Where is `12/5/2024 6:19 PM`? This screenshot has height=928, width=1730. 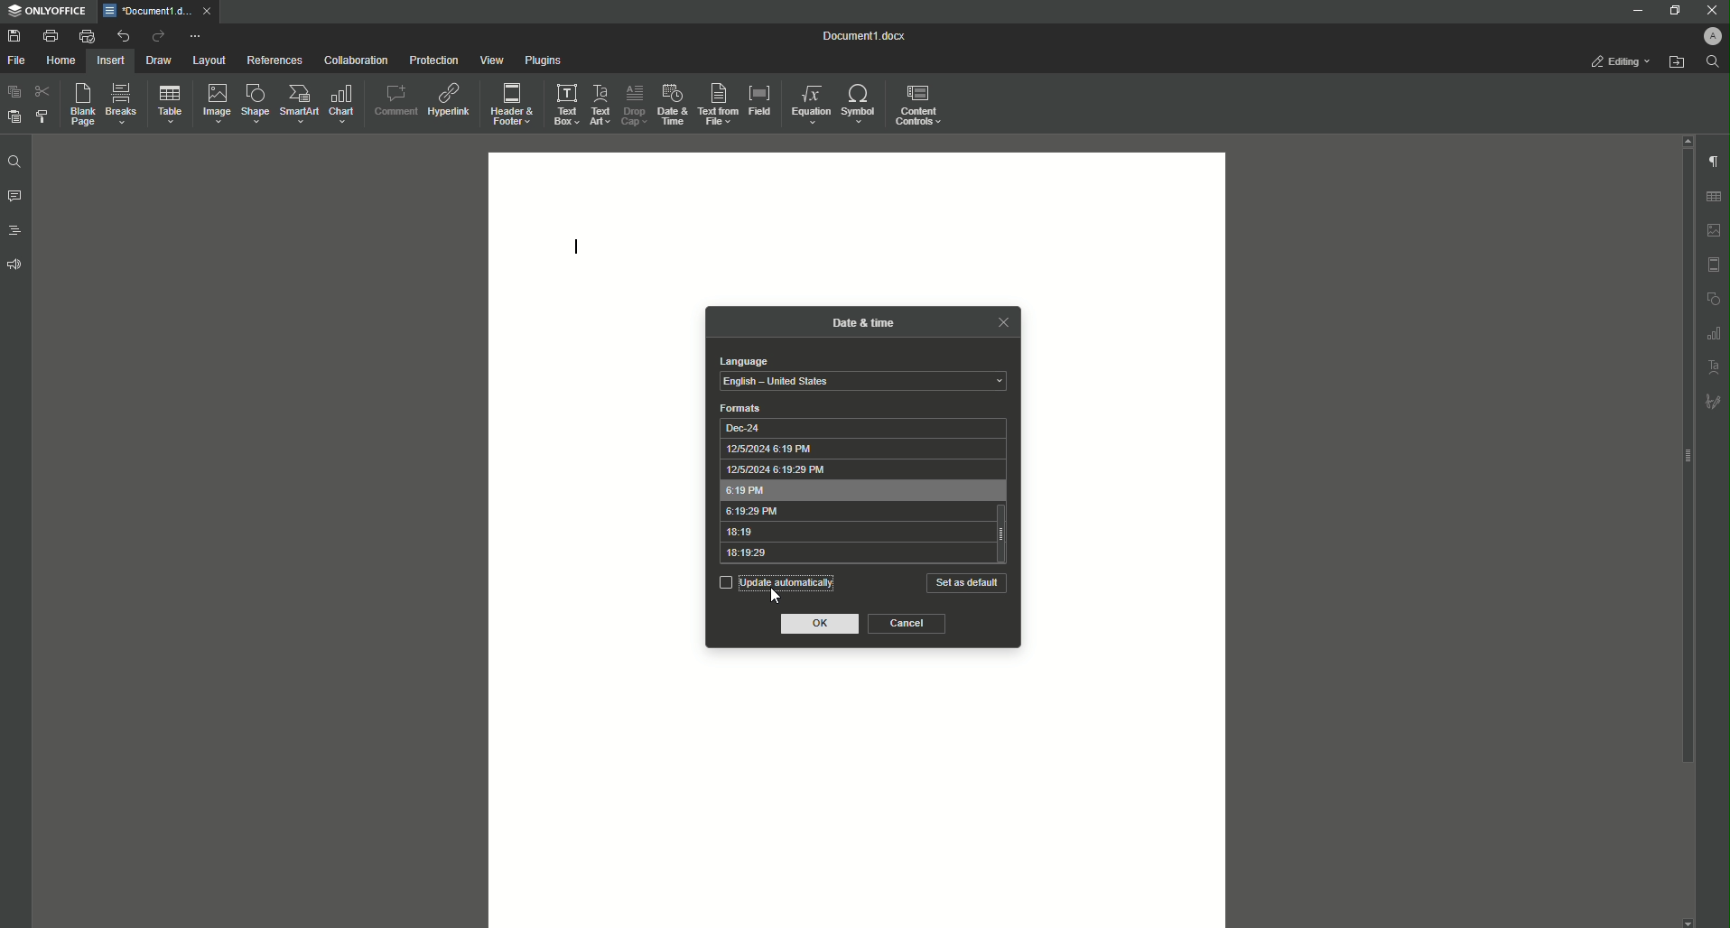
12/5/2024 6:19 PM is located at coordinates (854, 449).